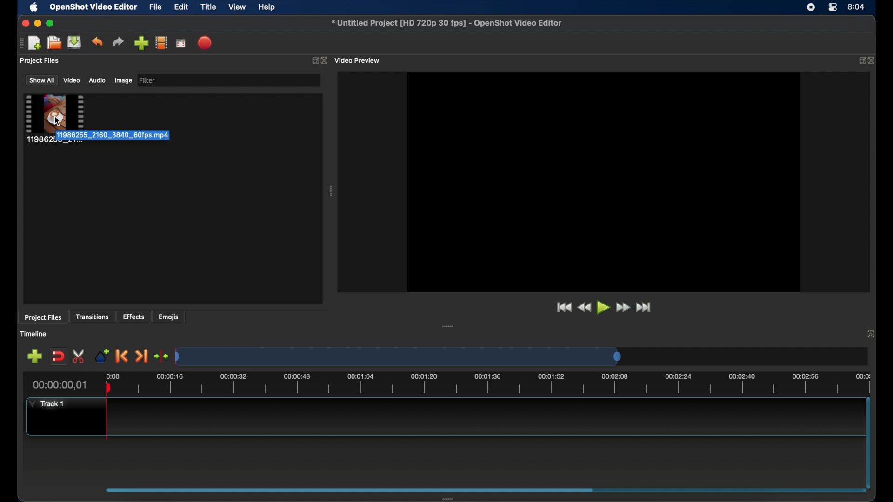  What do you see at coordinates (34, 334) in the screenshot?
I see `timeline` at bounding box center [34, 334].